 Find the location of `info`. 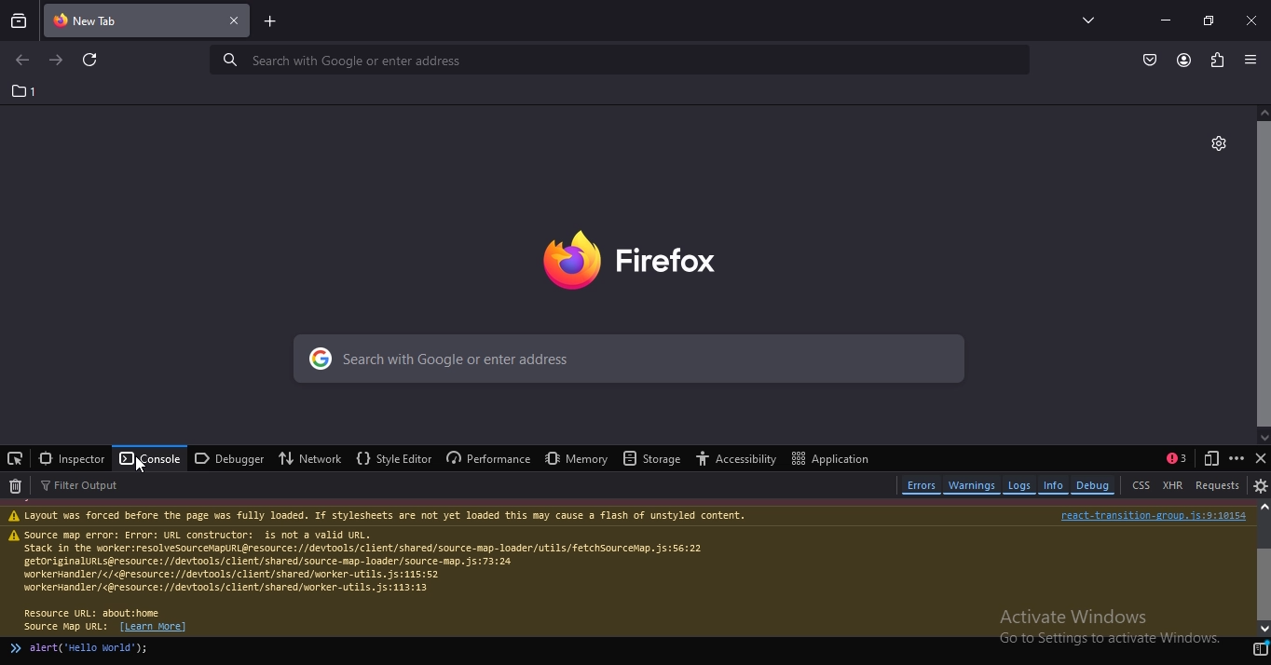

info is located at coordinates (1053, 485).